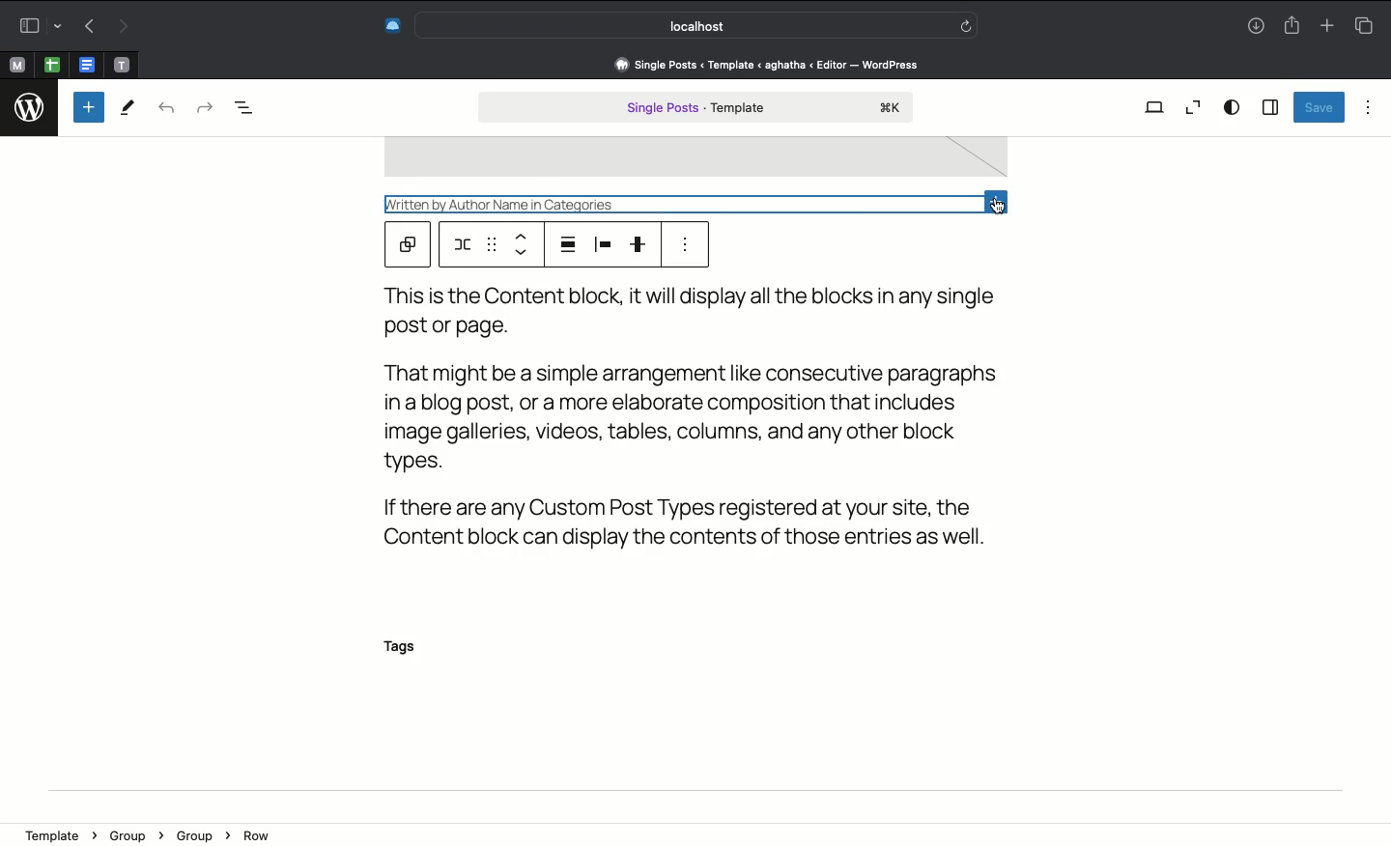 This screenshot has height=846, width=1391. I want to click on Save, so click(1318, 107).